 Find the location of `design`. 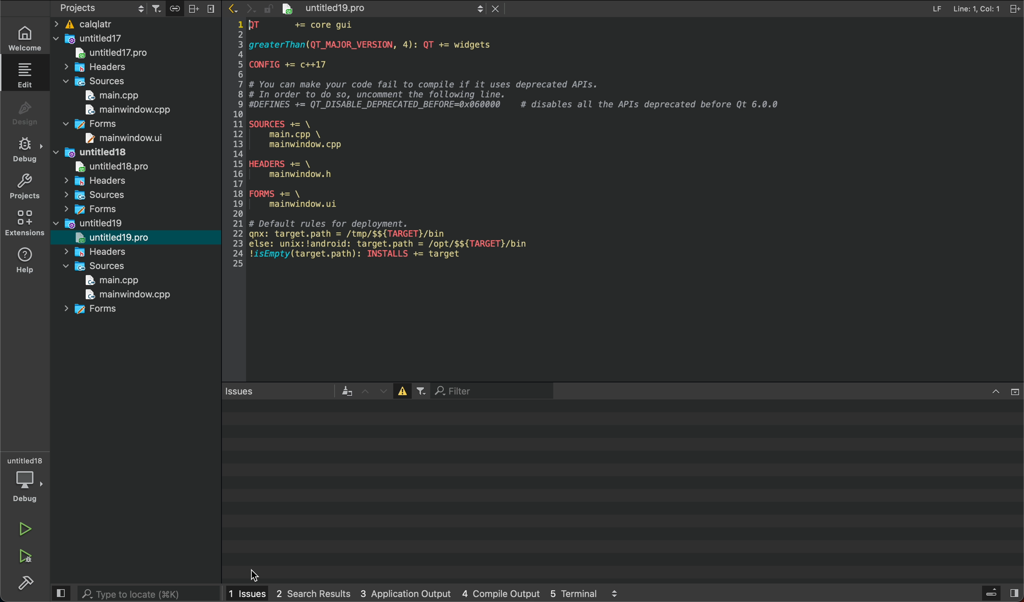

design is located at coordinates (26, 114).